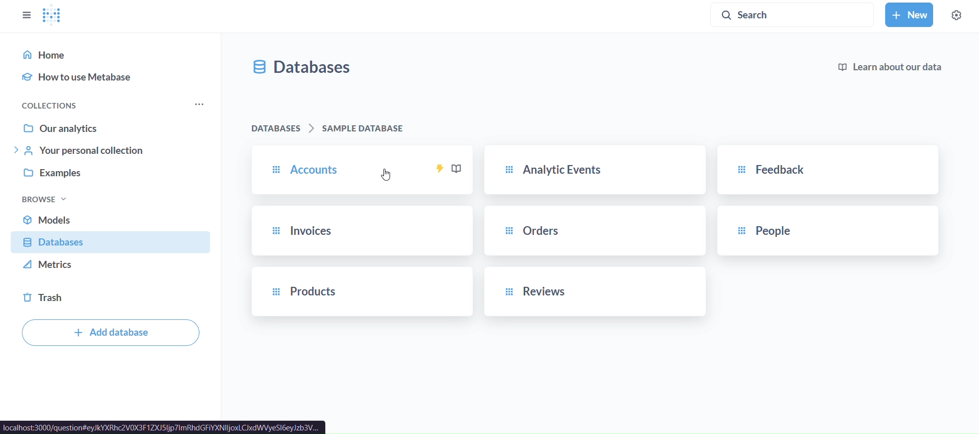 This screenshot has width=979, height=434. Describe the element at coordinates (111, 151) in the screenshot. I see `your personal collection` at that location.